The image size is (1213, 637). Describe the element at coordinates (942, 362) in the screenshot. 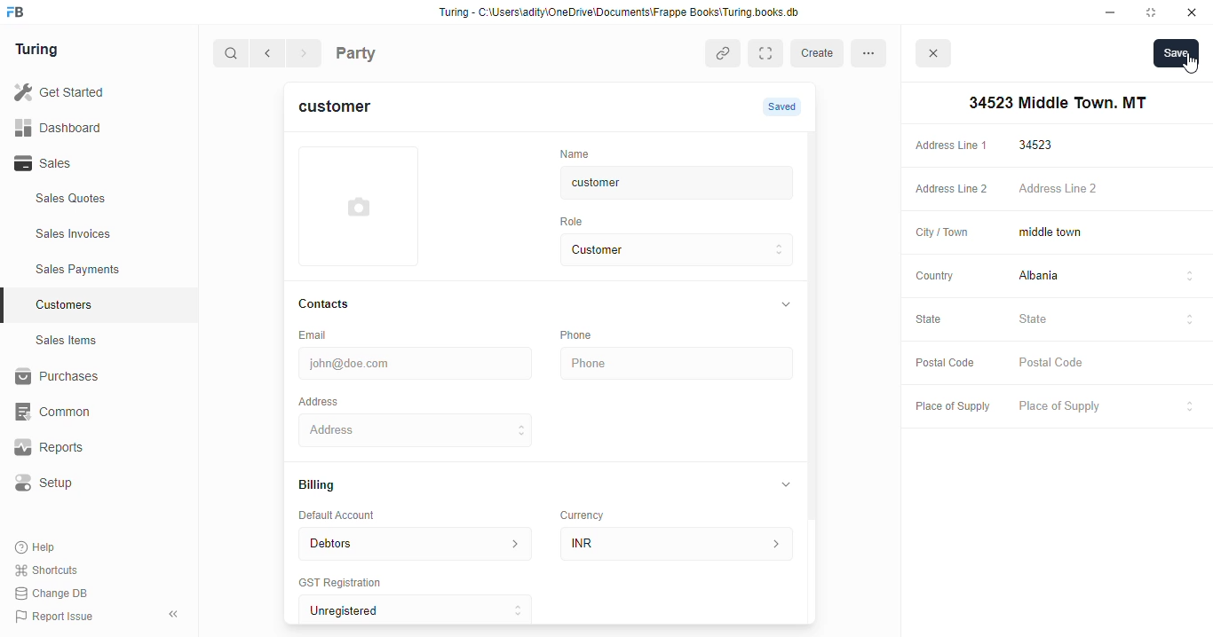

I see `Postal Code` at that location.